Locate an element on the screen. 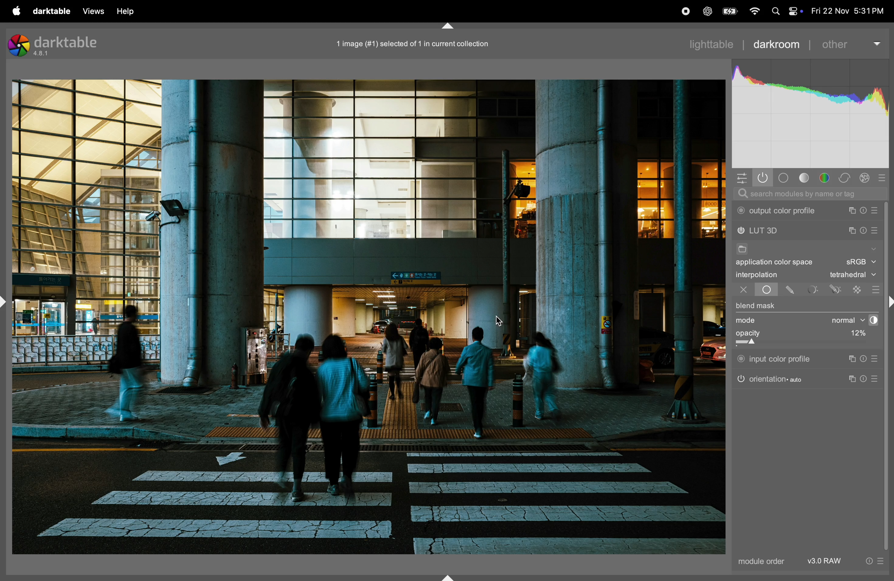  blend mask is located at coordinates (756, 307).